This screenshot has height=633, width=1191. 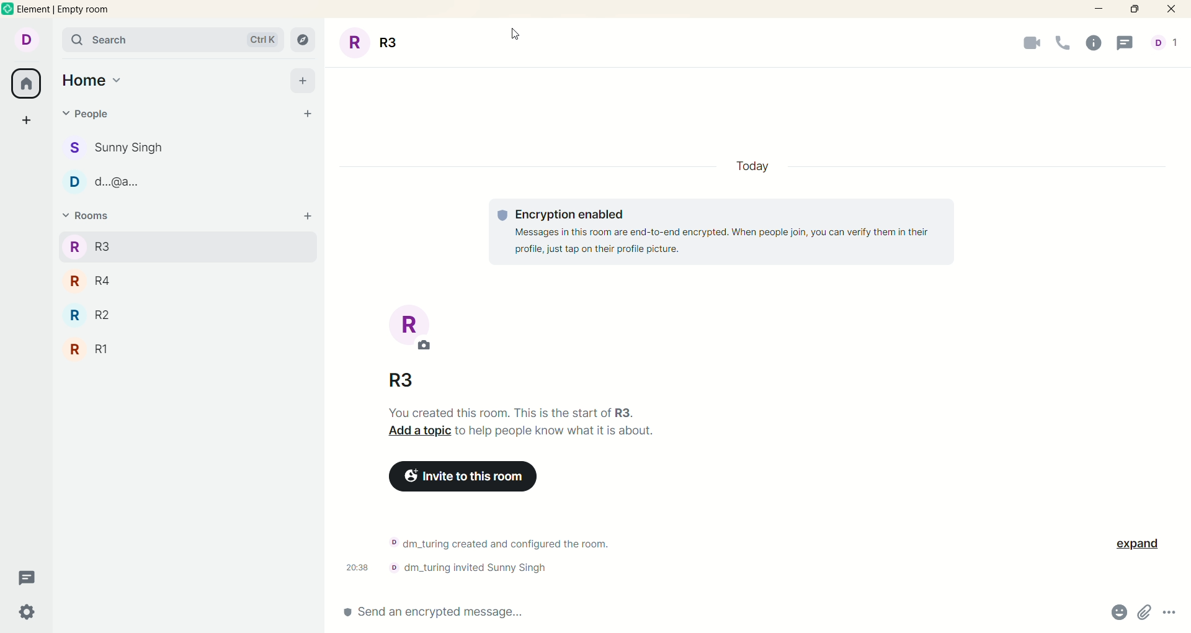 What do you see at coordinates (306, 81) in the screenshot?
I see `add` at bounding box center [306, 81].